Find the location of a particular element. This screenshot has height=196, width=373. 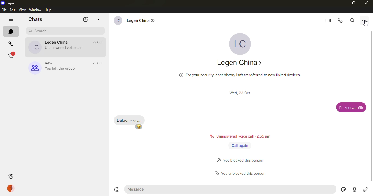

chats is located at coordinates (35, 19).